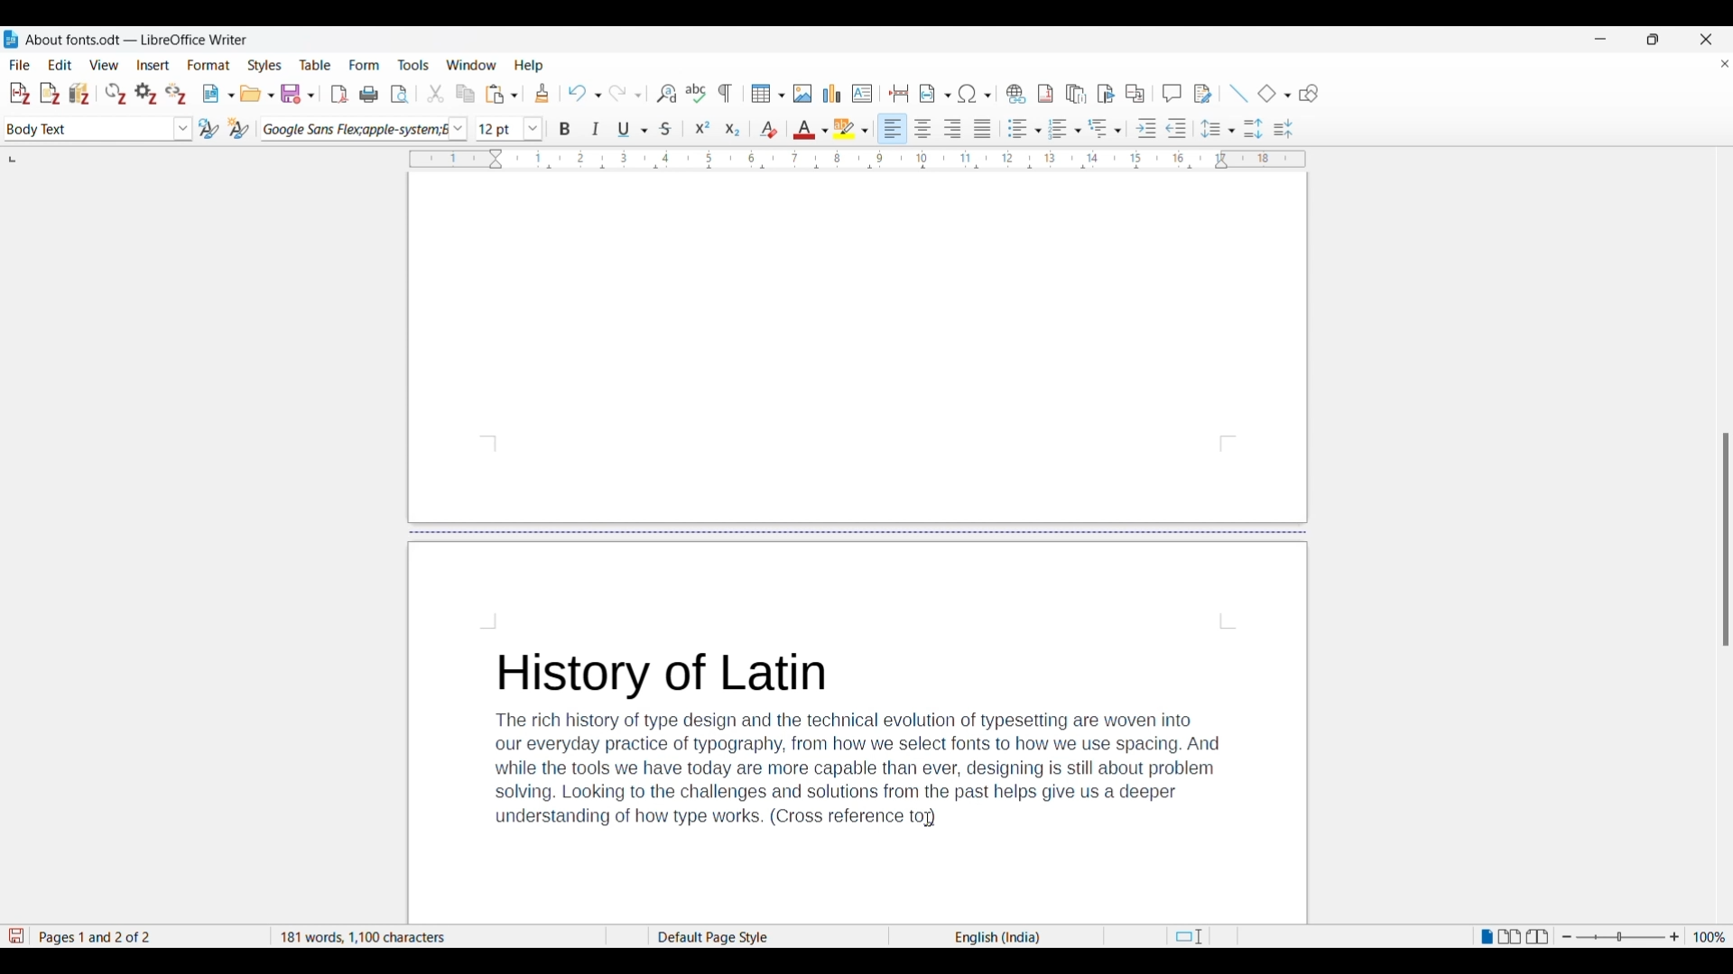 Image resolution: width=1733 pixels, height=974 pixels. I want to click on Table menu, so click(316, 65).